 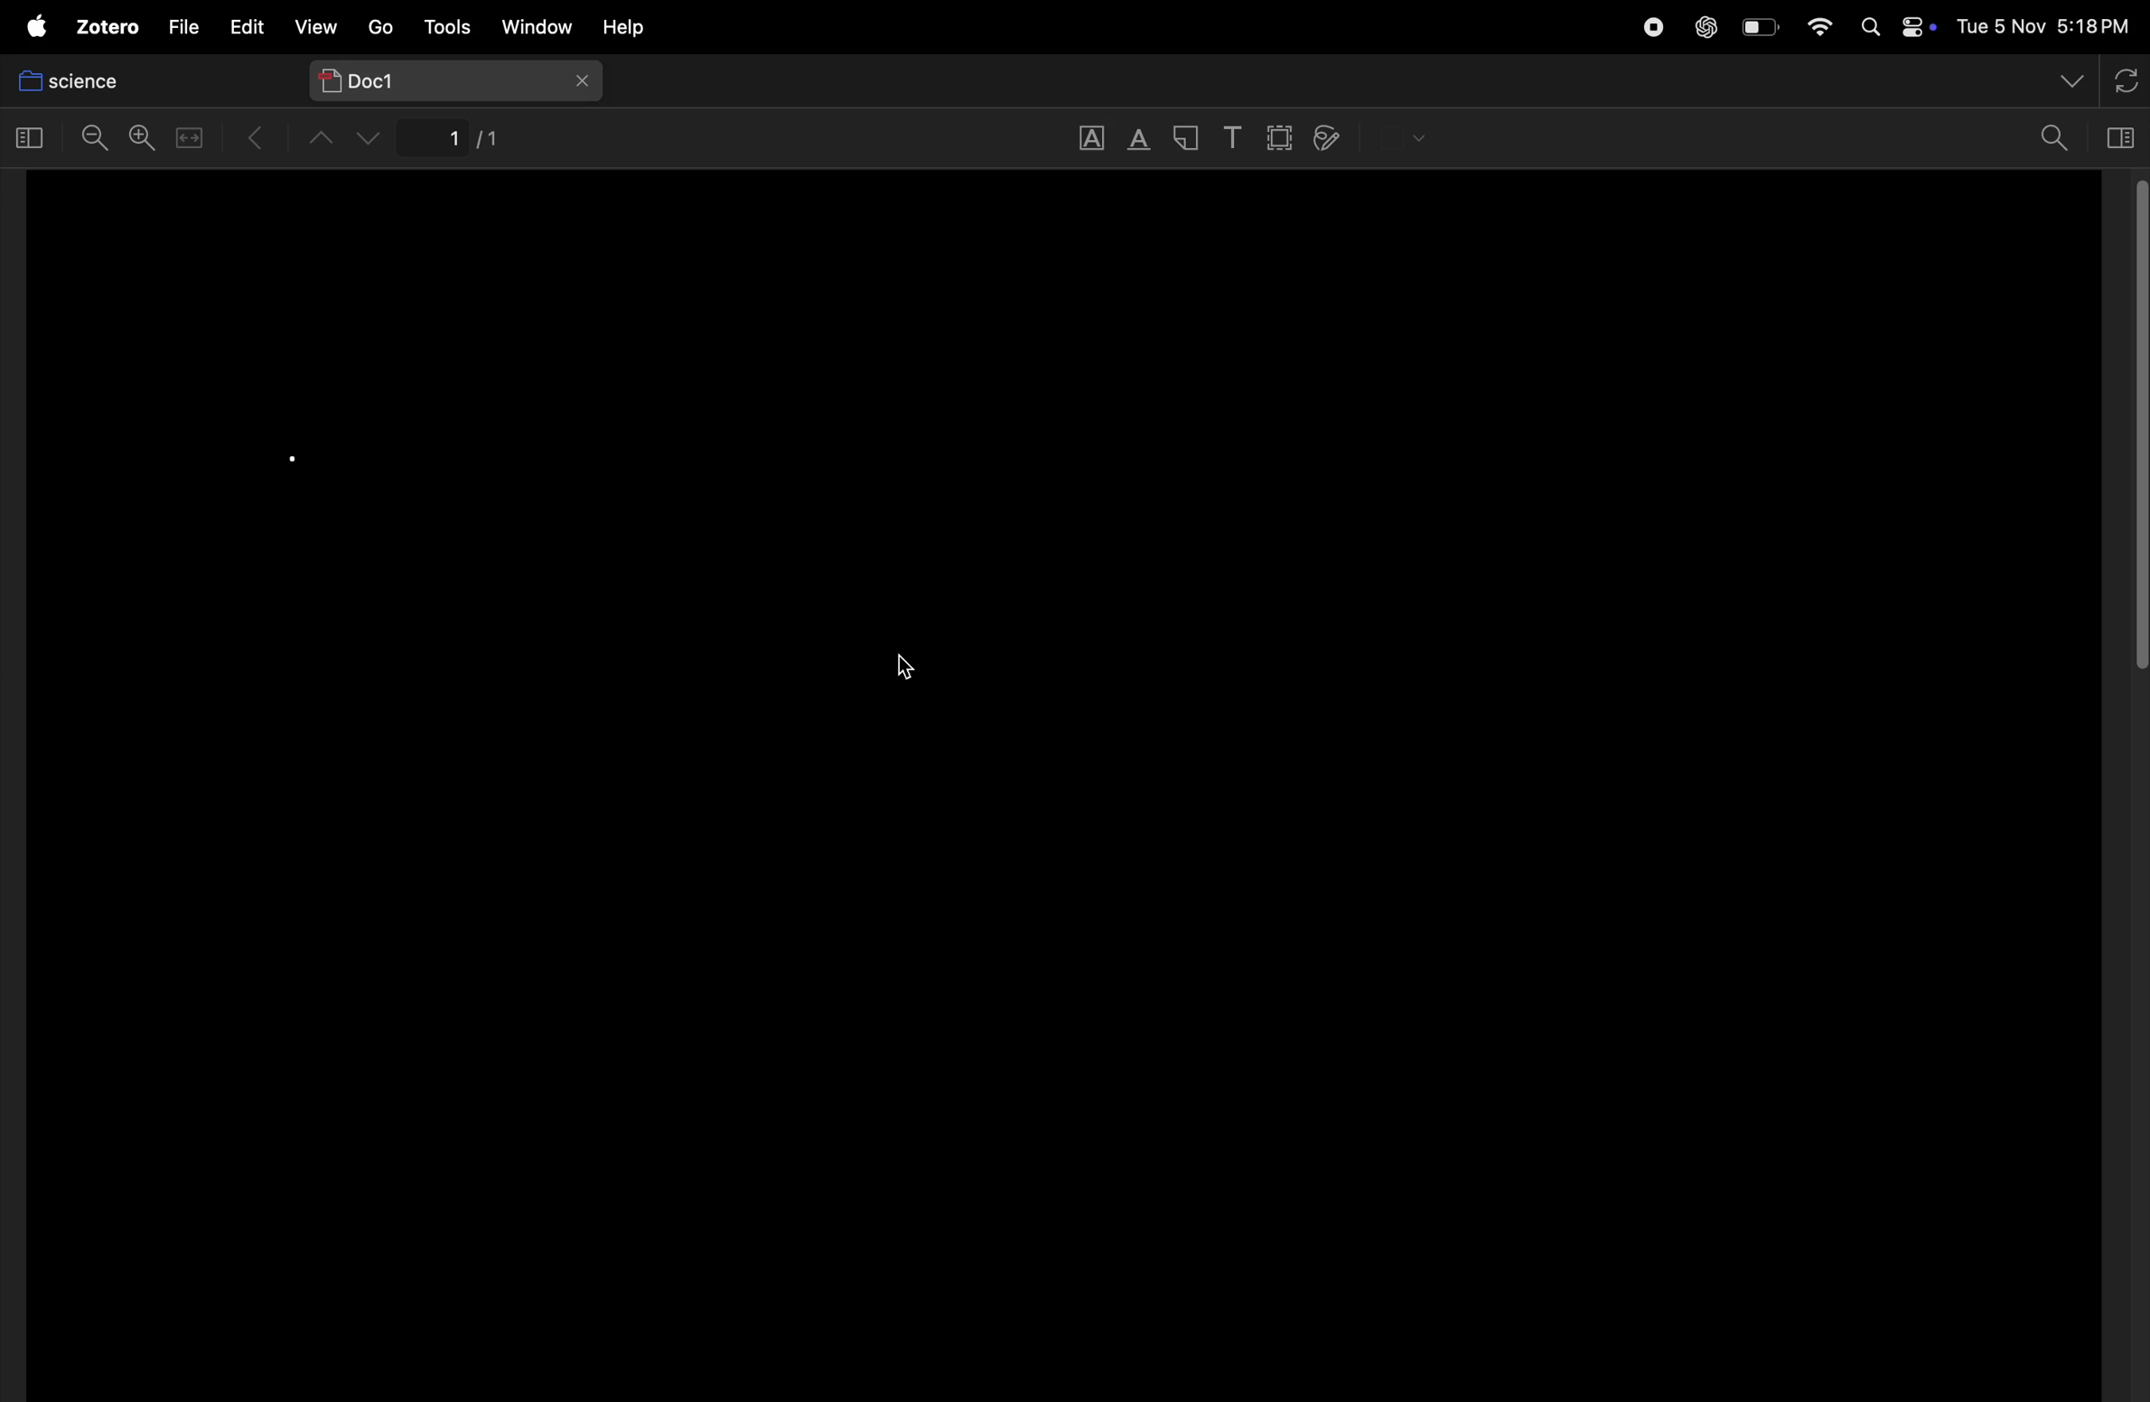 What do you see at coordinates (2124, 78) in the screenshot?
I see `sunc` at bounding box center [2124, 78].